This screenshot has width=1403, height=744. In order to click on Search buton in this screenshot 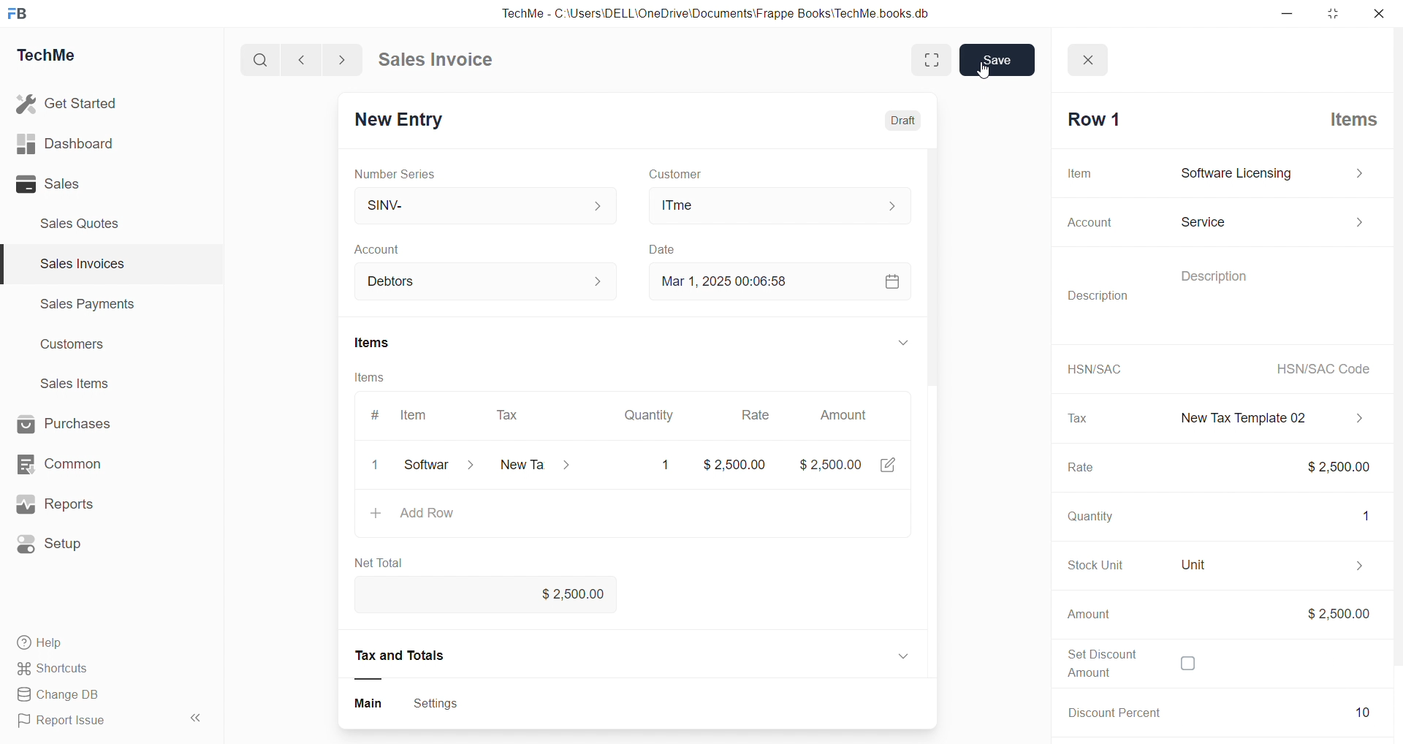, I will do `click(262, 60)`.